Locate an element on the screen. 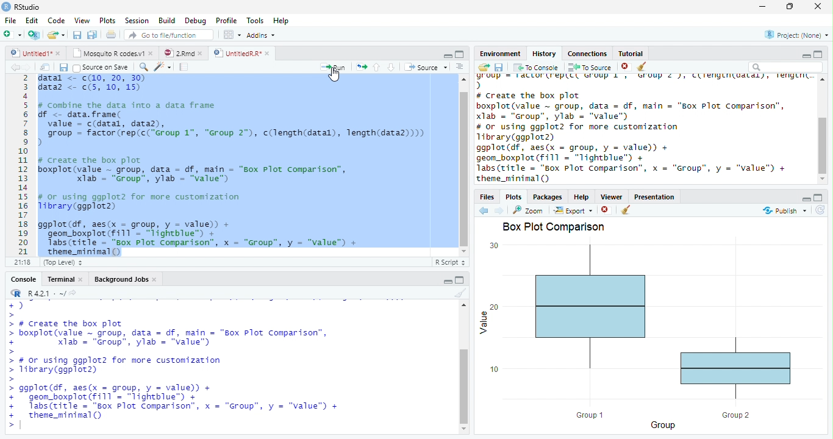  New file is located at coordinates (12, 35).